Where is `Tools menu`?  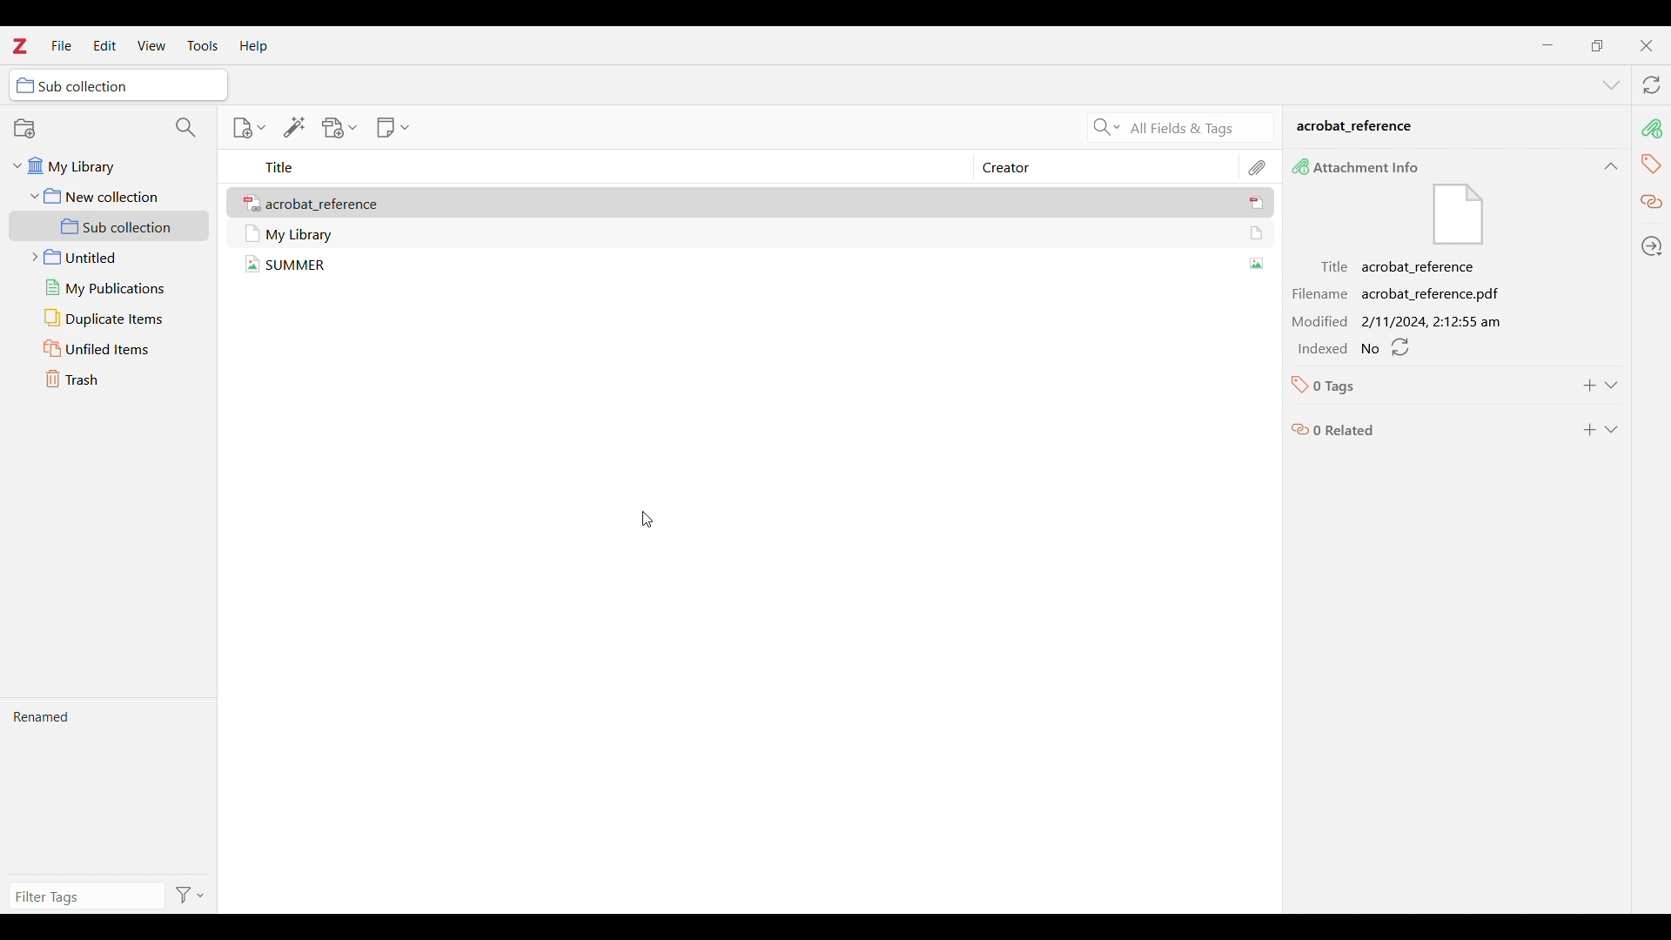
Tools menu is located at coordinates (202, 45).